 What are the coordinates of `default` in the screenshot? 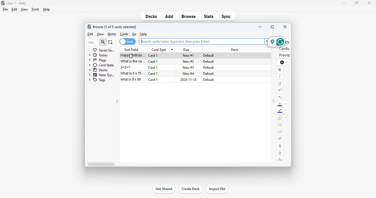 It's located at (208, 68).